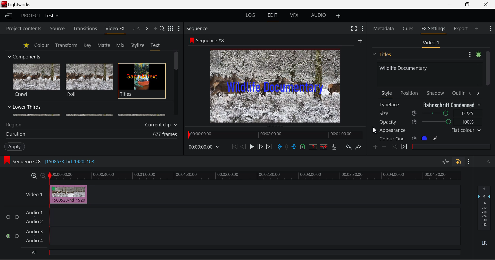 The image size is (495, 260). Describe the element at coordinates (147, 29) in the screenshot. I see `Next Panel` at that location.